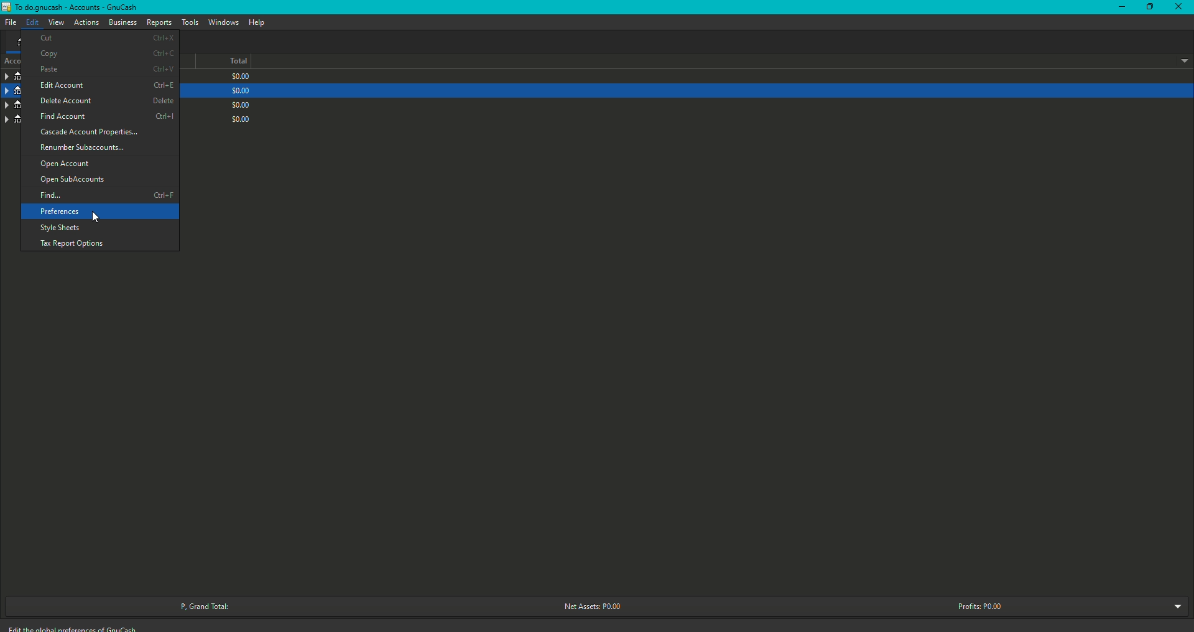 Image resolution: width=1194 pixels, height=632 pixels. I want to click on Cursor, so click(99, 216).